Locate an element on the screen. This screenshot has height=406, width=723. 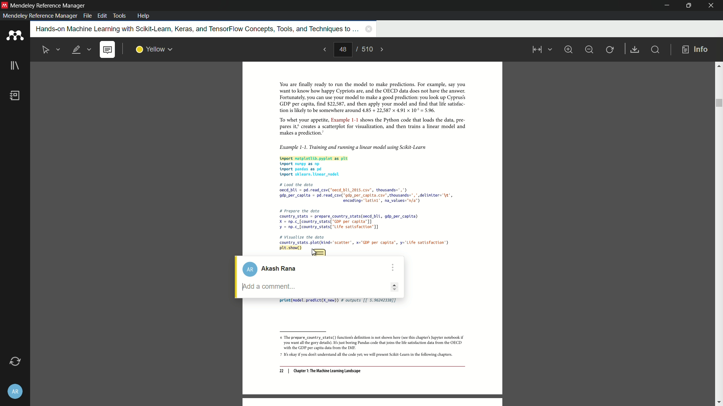
maximize is located at coordinates (687, 5).